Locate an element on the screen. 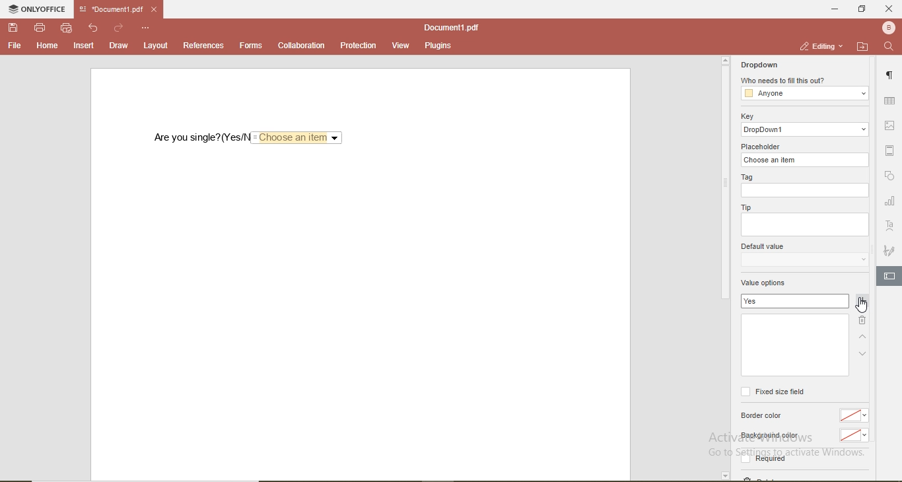  insert is located at coordinates (84, 47).